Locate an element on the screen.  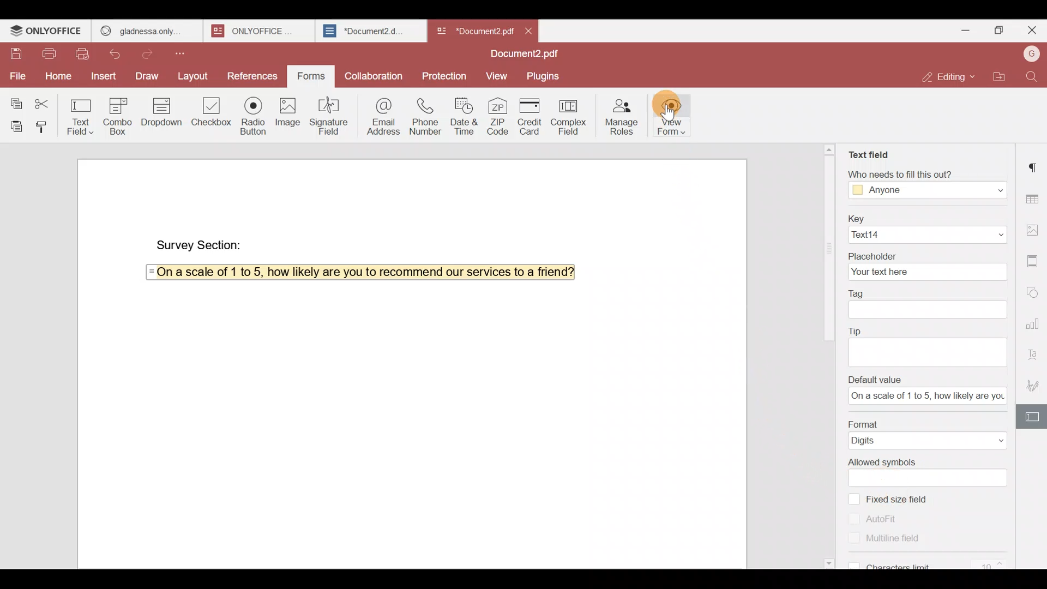
ZIP code is located at coordinates (500, 115).